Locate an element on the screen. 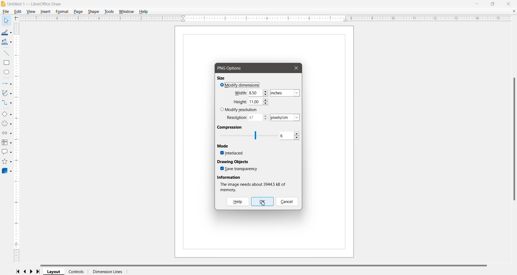  Modify resolution is located at coordinates (238, 110).